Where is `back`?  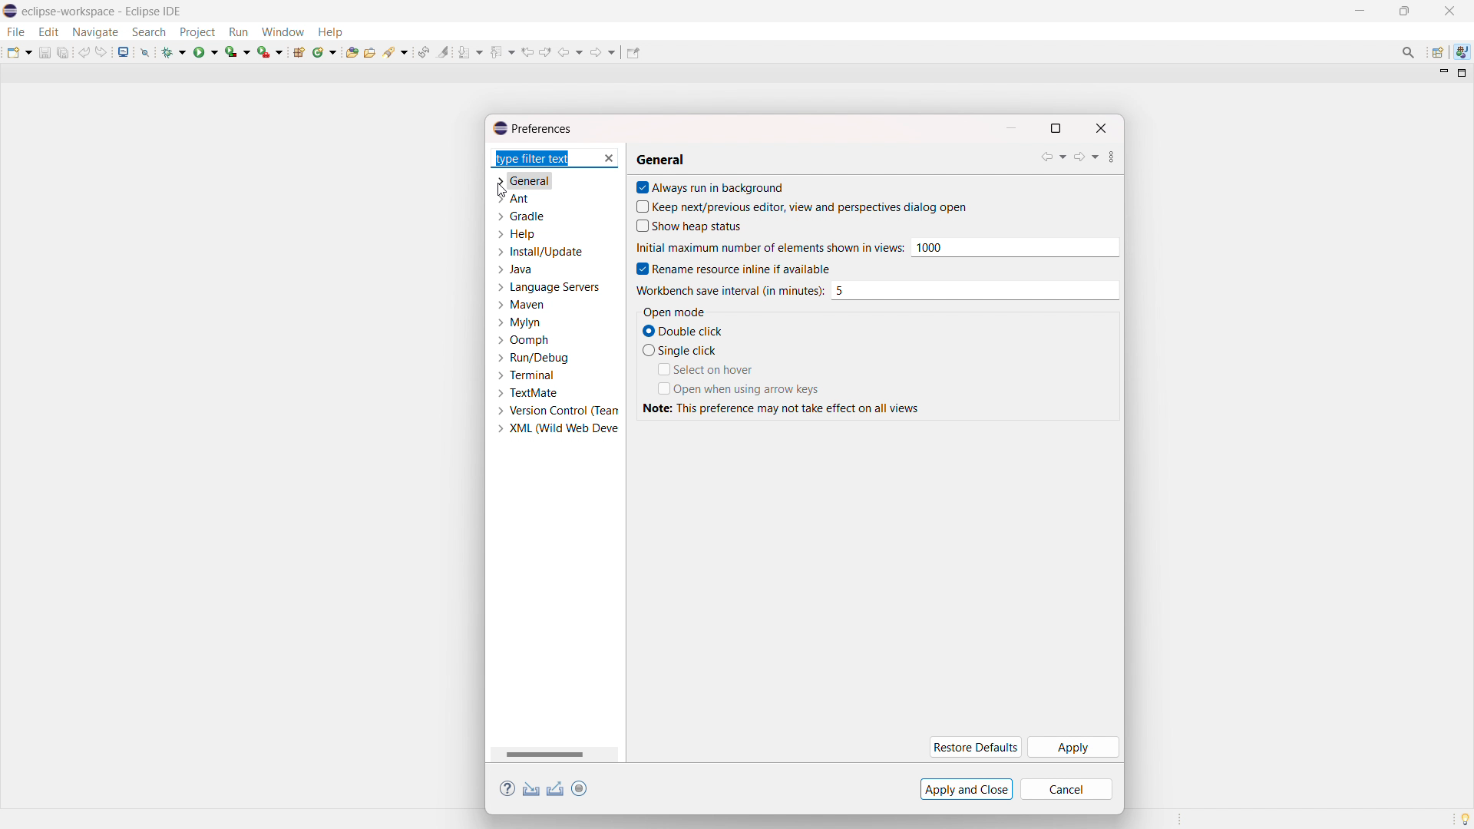
back is located at coordinates (1053, 157).